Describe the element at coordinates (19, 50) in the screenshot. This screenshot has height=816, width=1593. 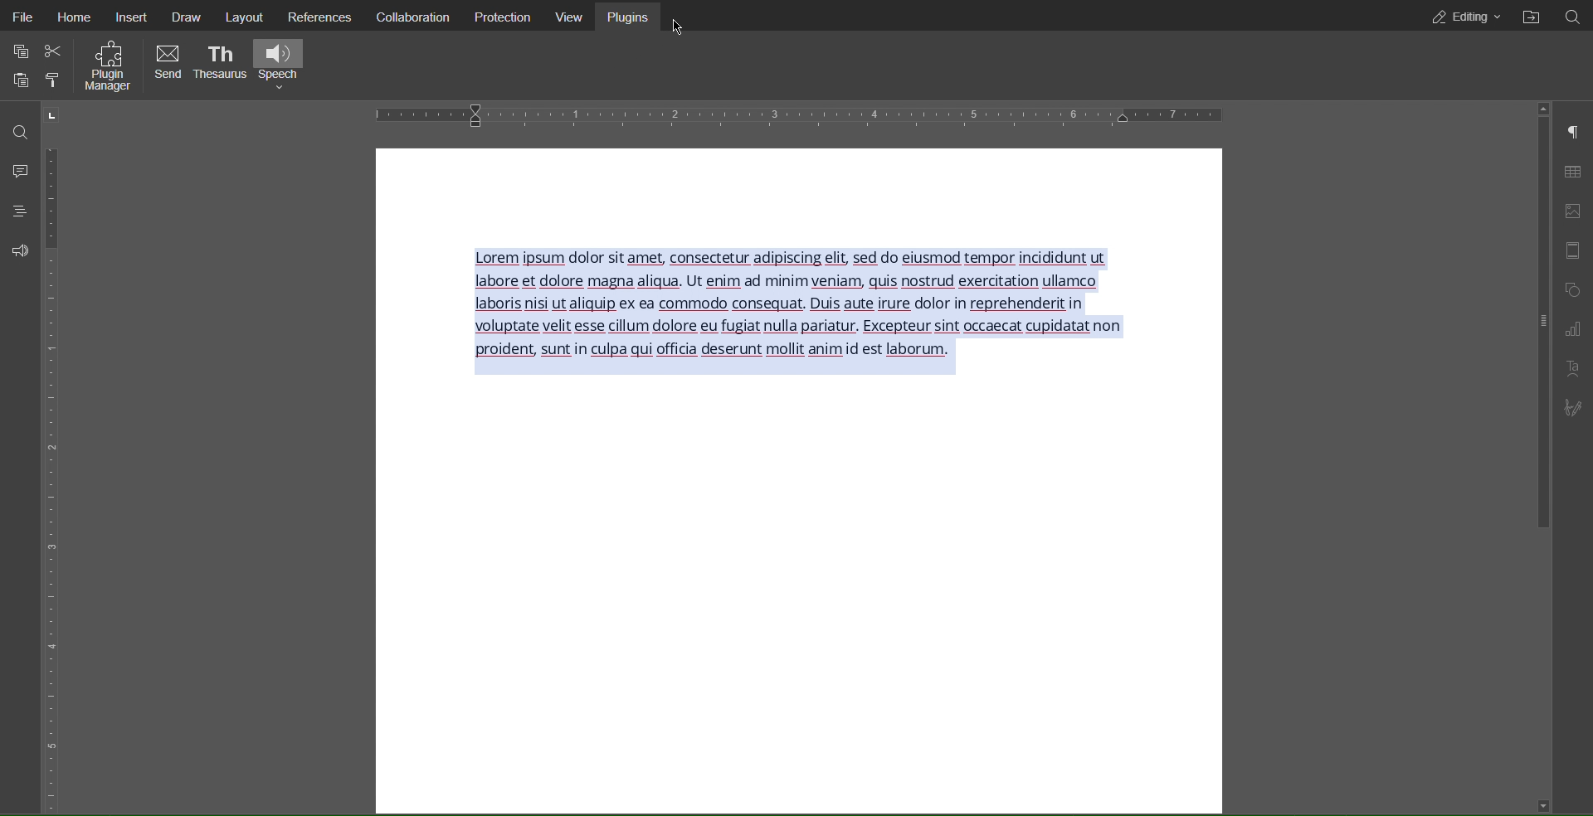
I see `Copy Paste Settings` at that location.